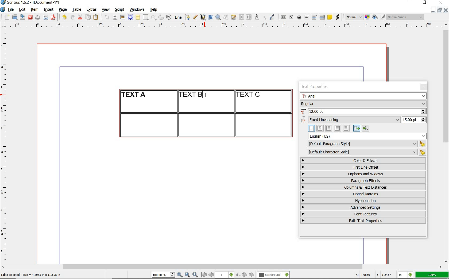 This screenshot has width=449, height=279. I want to click on redo, so click(72, 17).